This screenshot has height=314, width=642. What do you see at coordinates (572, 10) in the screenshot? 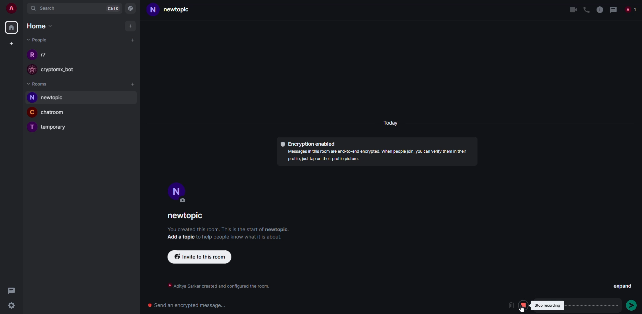
I see `video call` at bounding box center [572, 10].